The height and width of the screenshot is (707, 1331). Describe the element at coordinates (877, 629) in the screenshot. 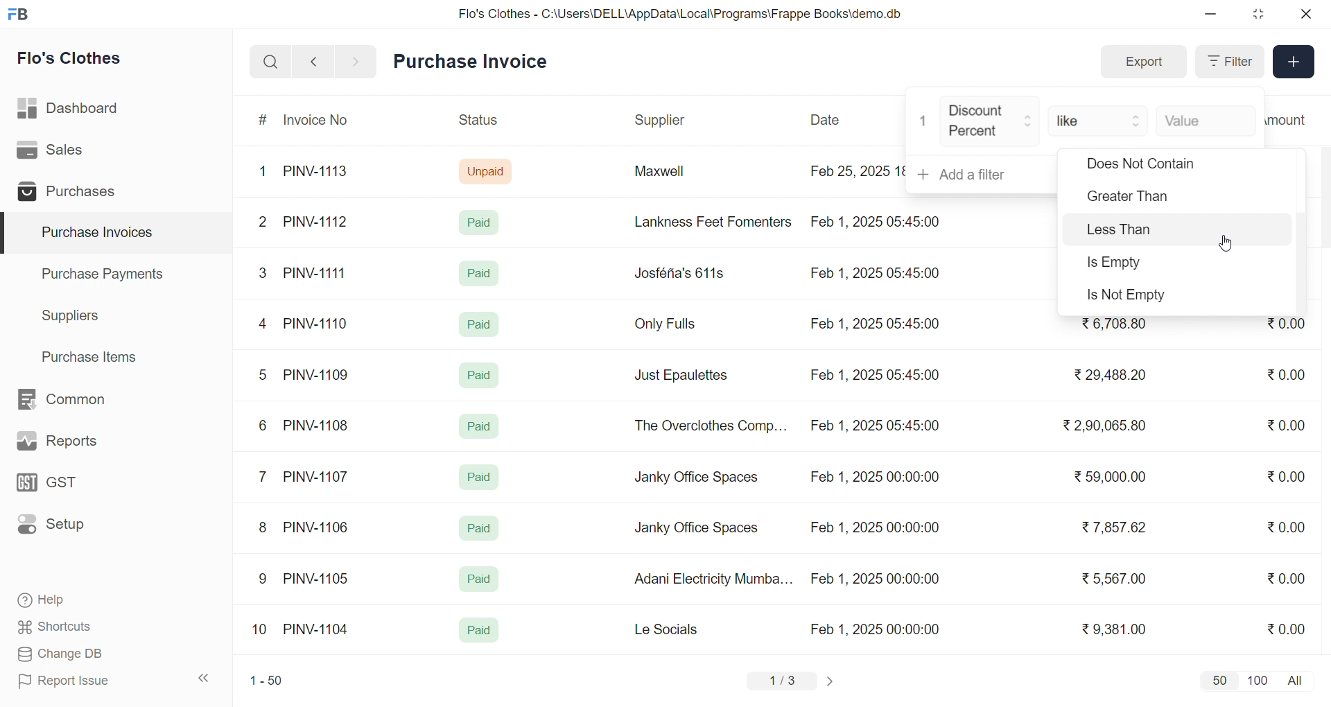

I see `Feb 1, 2025 00:00:00` at that location.